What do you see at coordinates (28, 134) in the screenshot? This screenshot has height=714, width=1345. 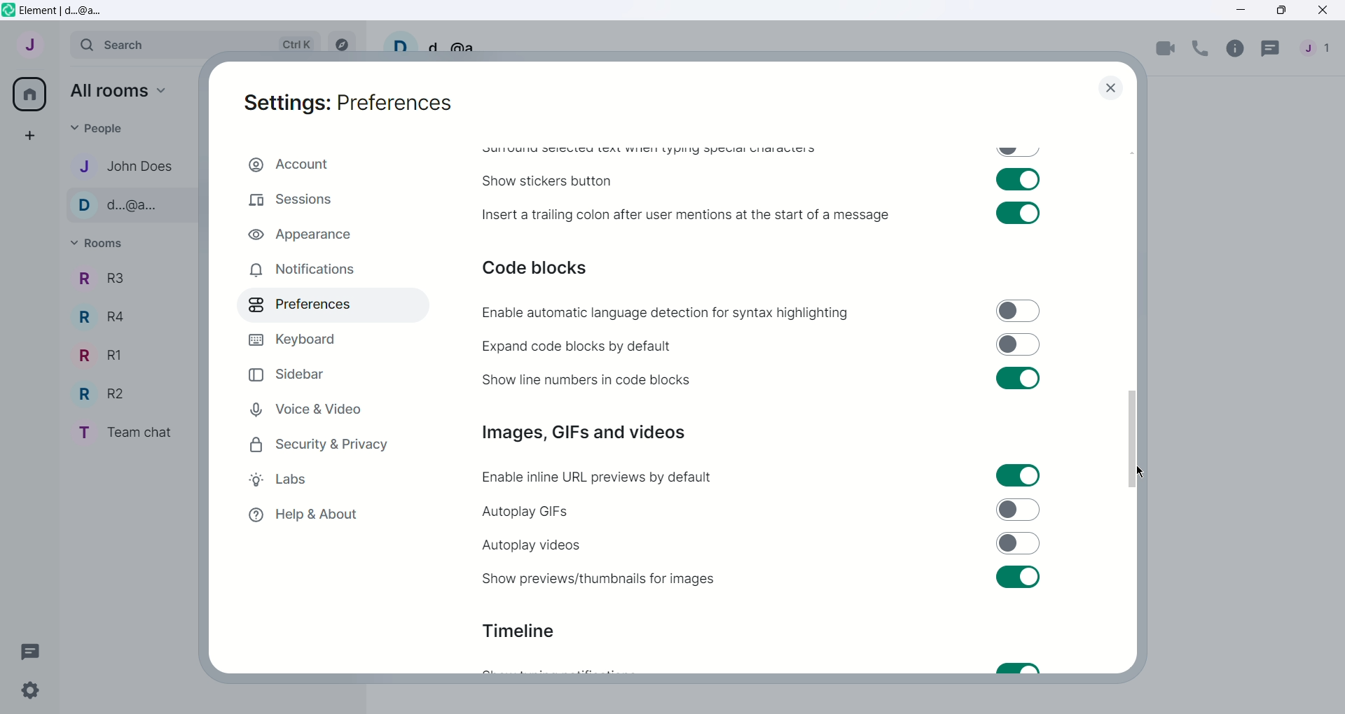 I see `Create a space` at bounding box center [28, 134].